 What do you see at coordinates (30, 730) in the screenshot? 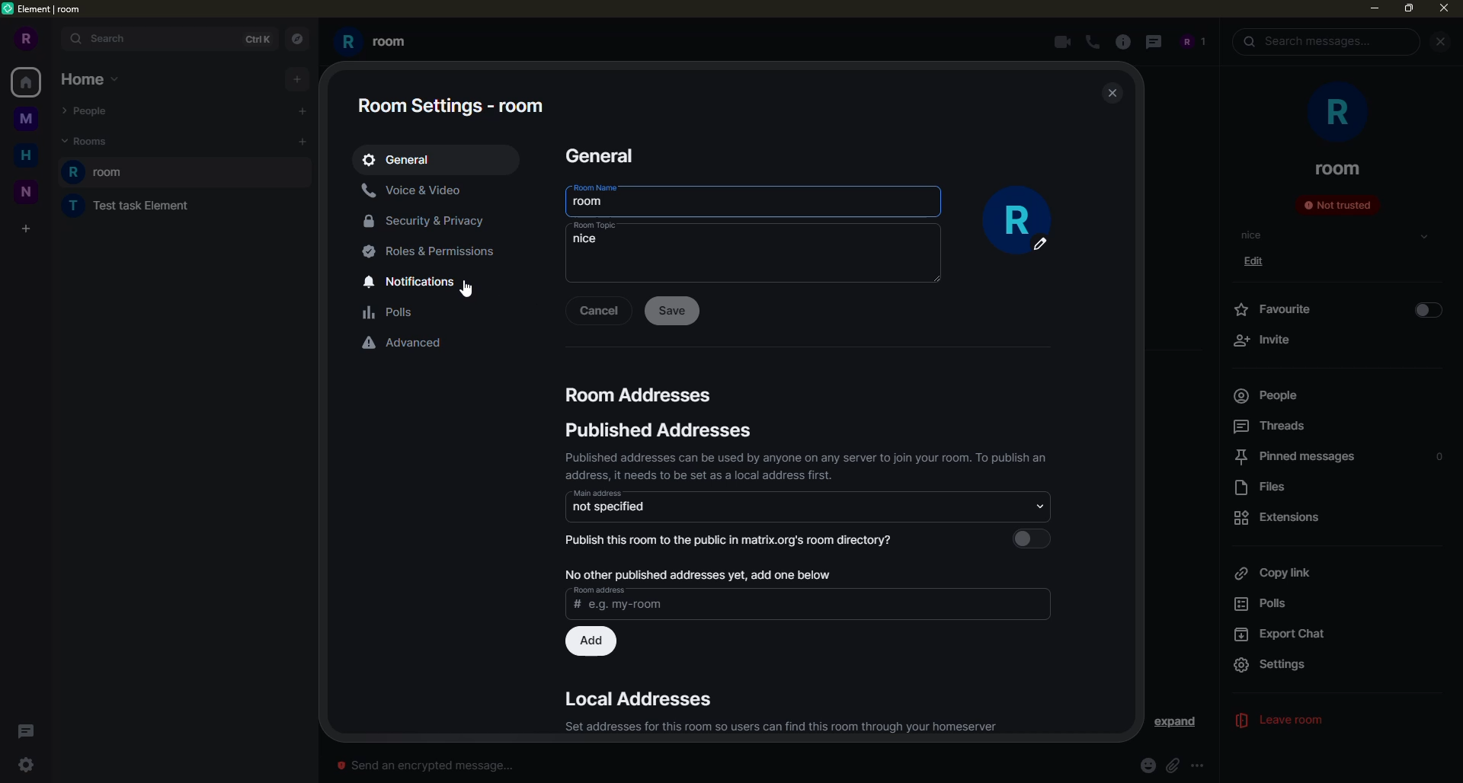
I see `threads` at bounding box center [30, 730].